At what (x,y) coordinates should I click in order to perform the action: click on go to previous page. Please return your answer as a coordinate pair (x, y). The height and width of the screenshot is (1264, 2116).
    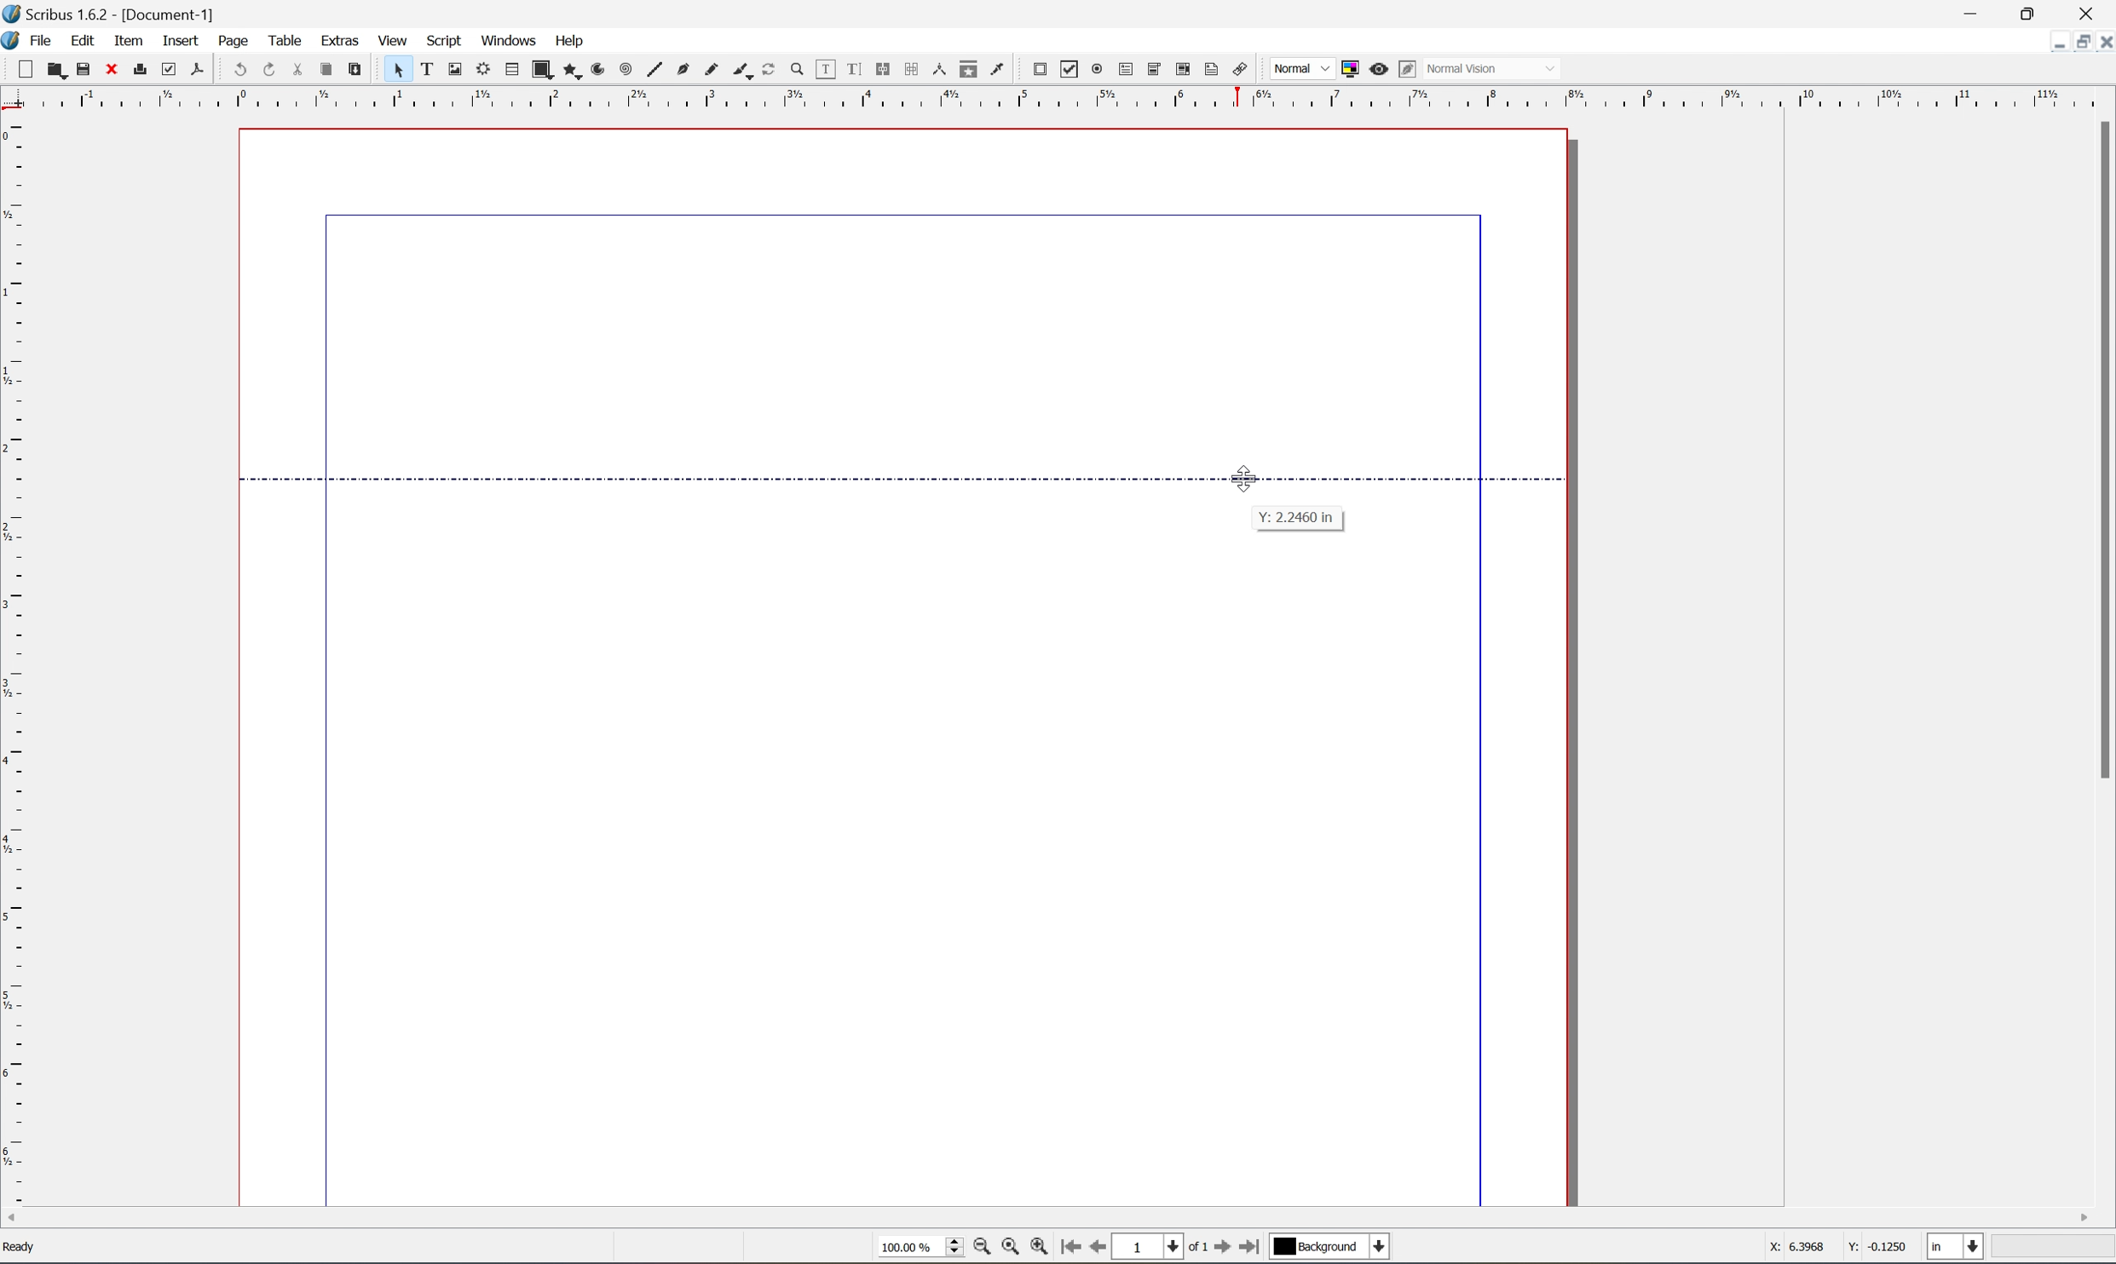
    Looking at the image, I should click on (1094, 1250).